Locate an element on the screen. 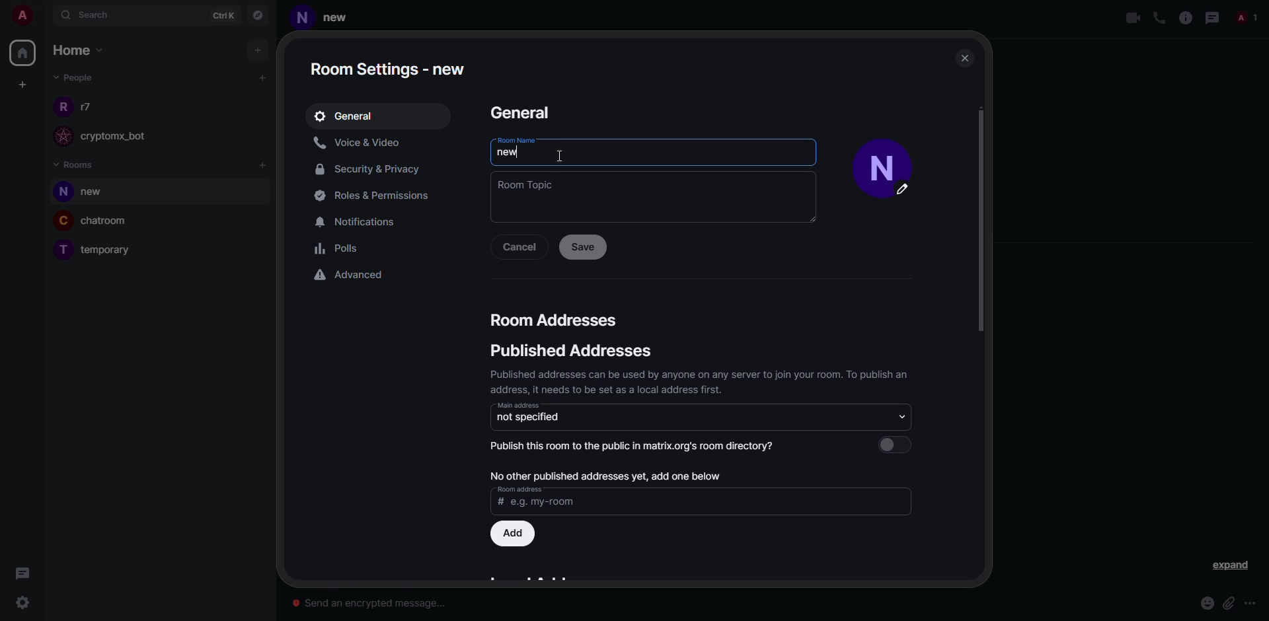 The image size is (1269, 621). profile is located at coordinates (878, 155).